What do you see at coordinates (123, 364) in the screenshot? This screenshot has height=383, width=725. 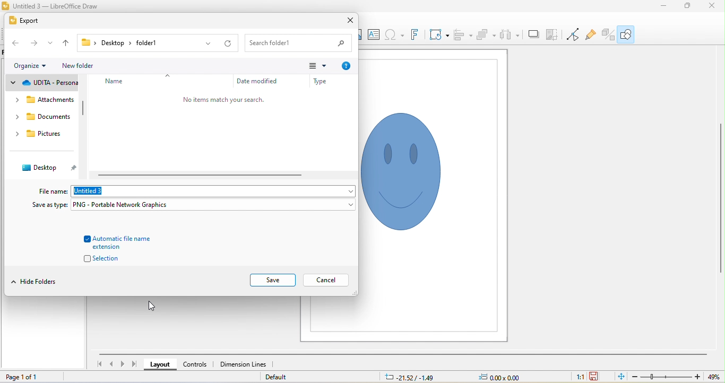 I see `next` at bounding box center [123, 364].